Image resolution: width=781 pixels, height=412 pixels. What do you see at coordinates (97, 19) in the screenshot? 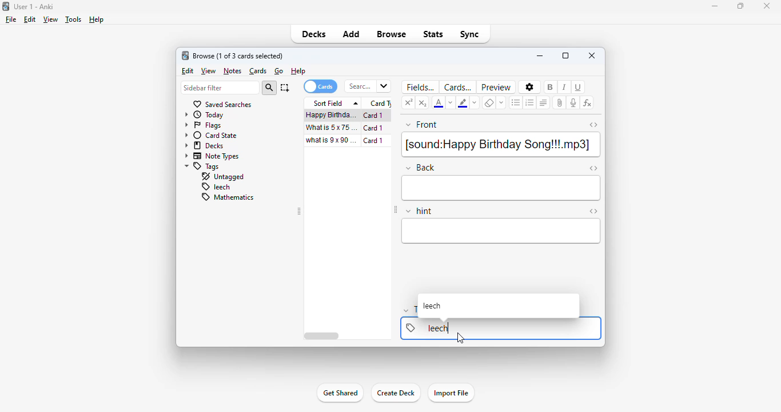
I see `help` at bounding box center [97, 19].